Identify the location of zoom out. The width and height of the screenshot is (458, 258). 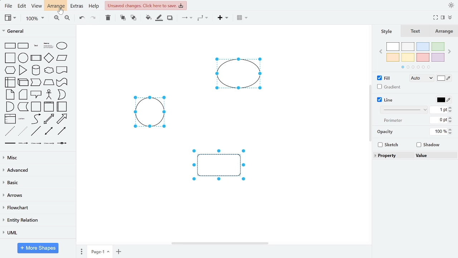
(67, 19).